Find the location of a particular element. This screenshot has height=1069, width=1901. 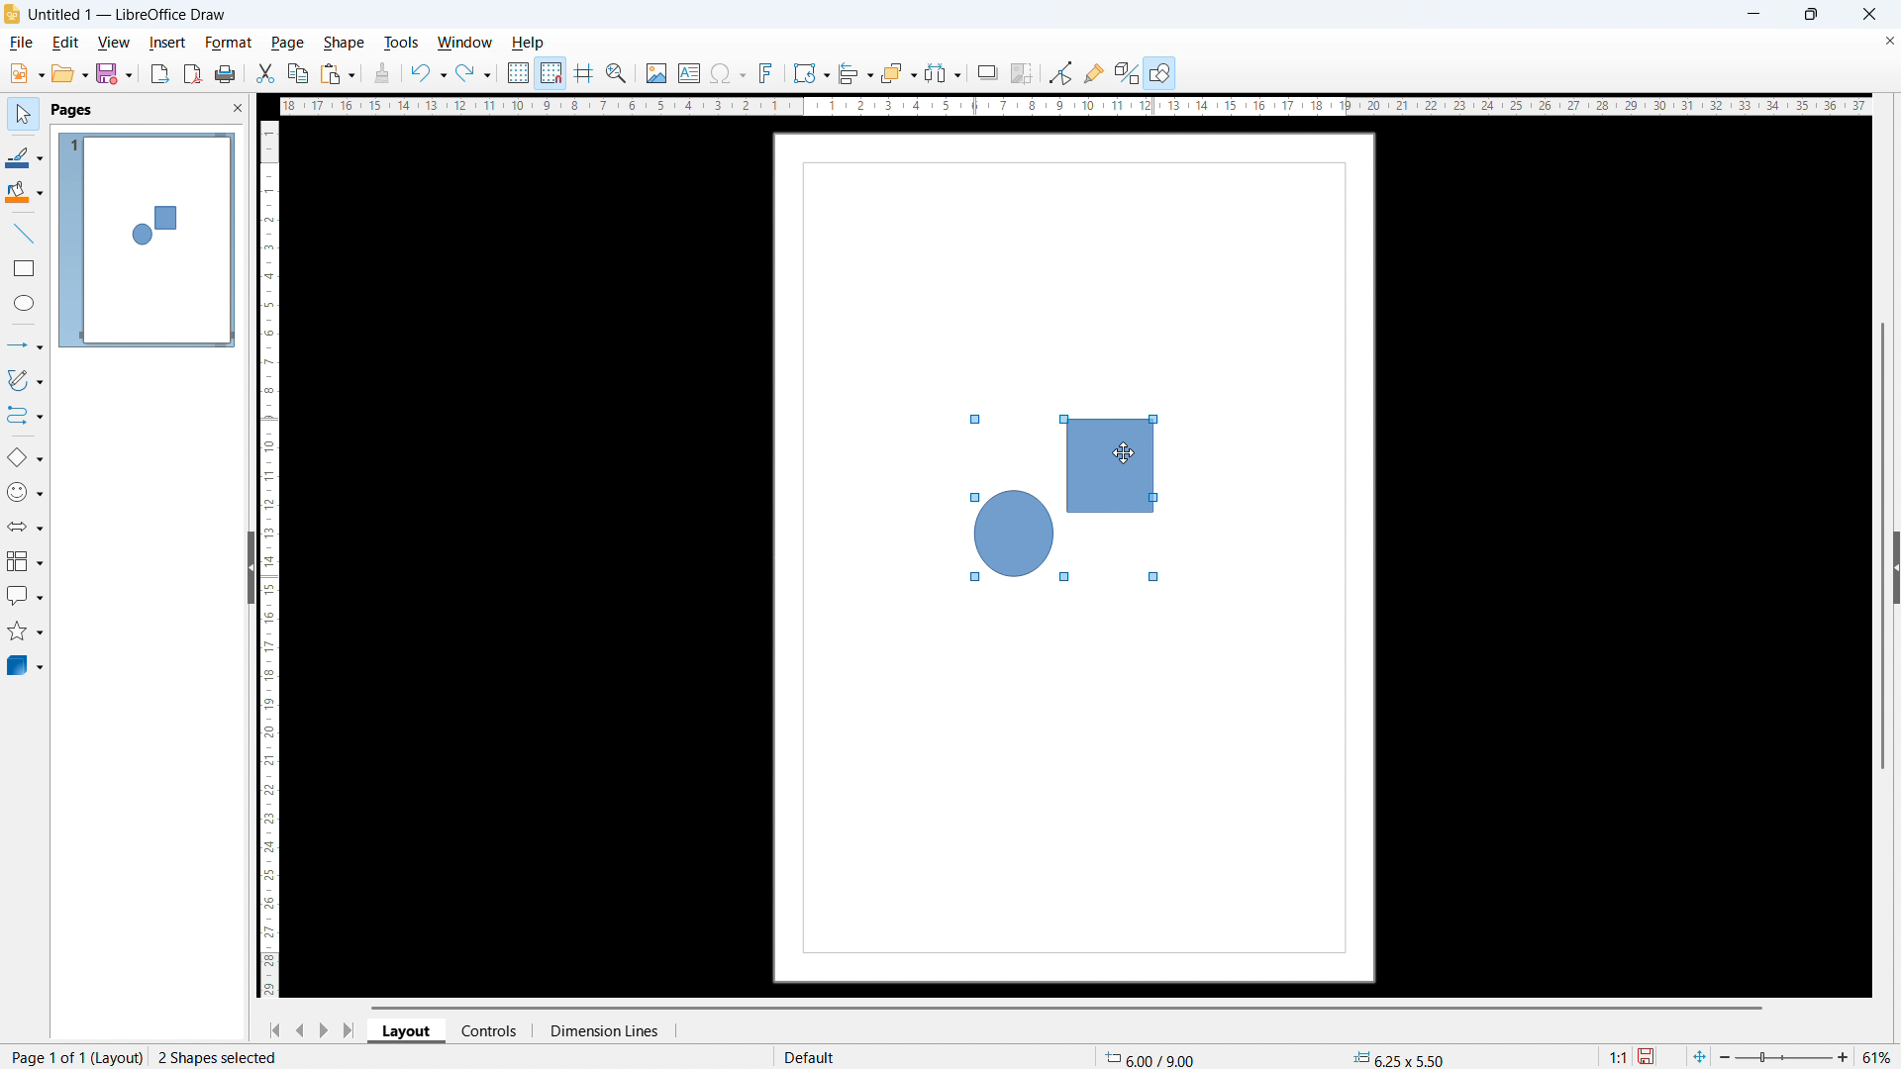

page is located at coordinates (289, 42).